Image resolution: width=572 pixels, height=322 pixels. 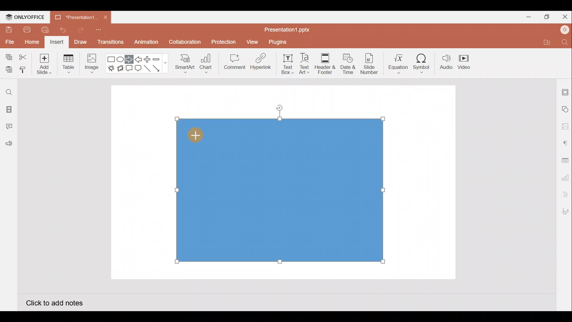 I want to click on File, so click(x=9, y=41).